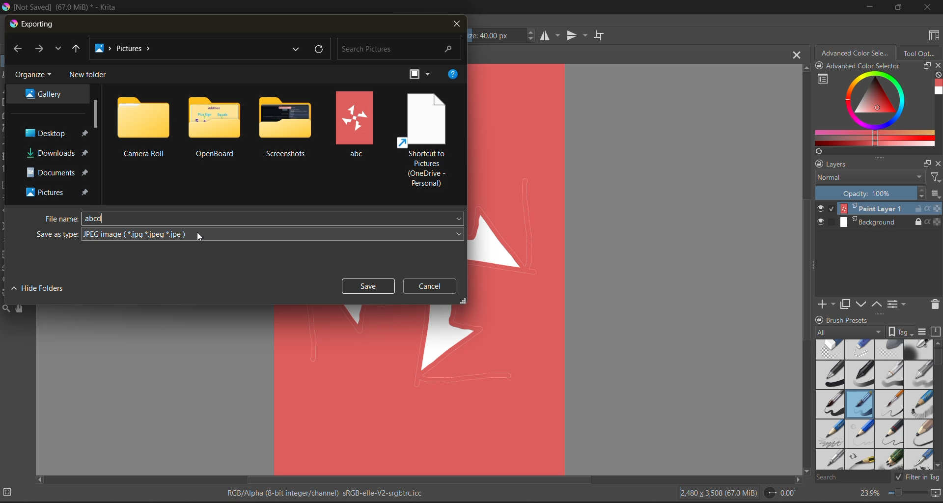 The image size is (943, 503). I want to click on horizontal scroll bar, so click(937, 358).